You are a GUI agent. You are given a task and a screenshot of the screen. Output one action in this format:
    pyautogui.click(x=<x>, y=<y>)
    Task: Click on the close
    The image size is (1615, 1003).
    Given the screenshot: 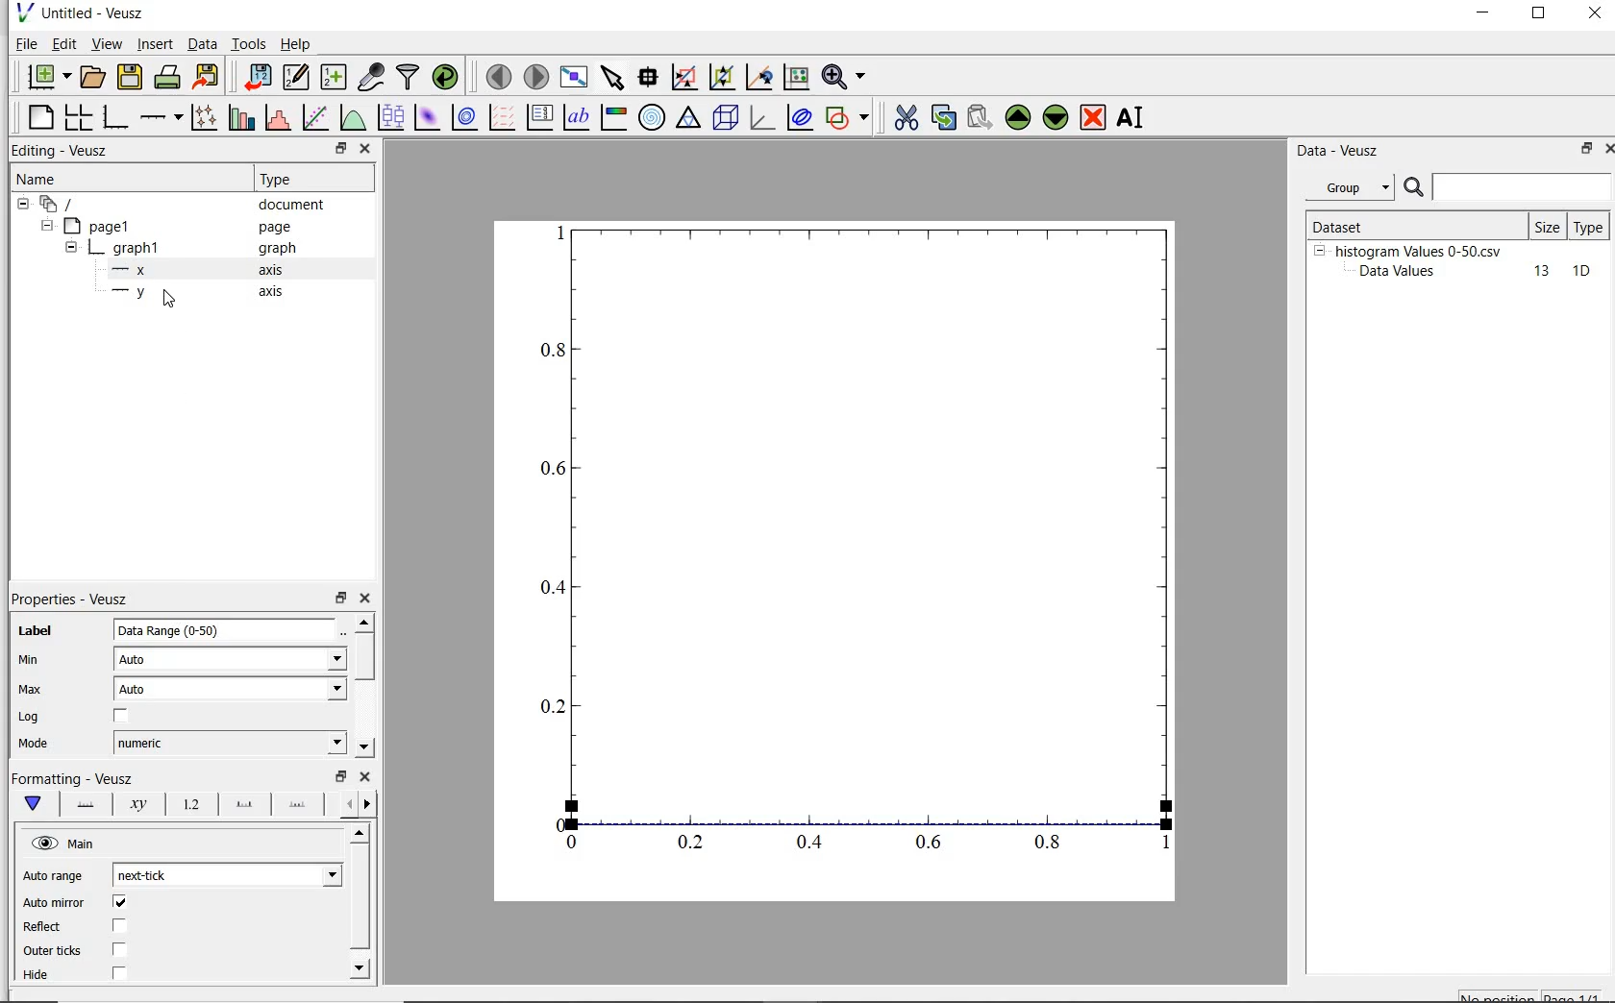 What is the action you would take?
    pyautogui.click(x=366, y=149)
    